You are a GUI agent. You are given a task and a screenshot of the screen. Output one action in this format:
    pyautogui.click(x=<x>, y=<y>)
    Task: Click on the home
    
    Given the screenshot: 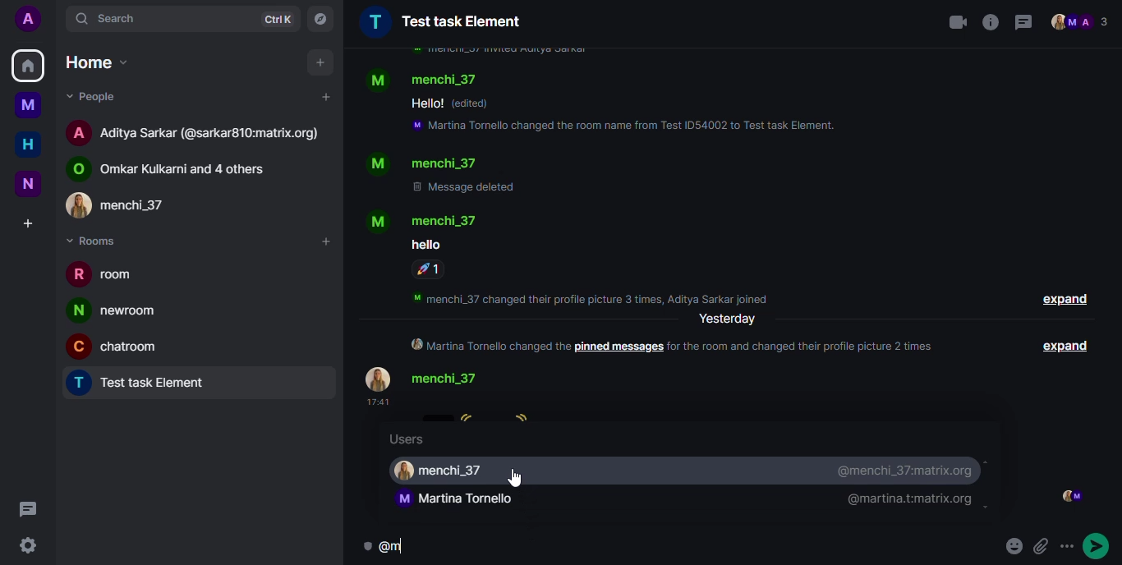 What is the action you would take?
    pyautogui.click(x=28, y=145)
    